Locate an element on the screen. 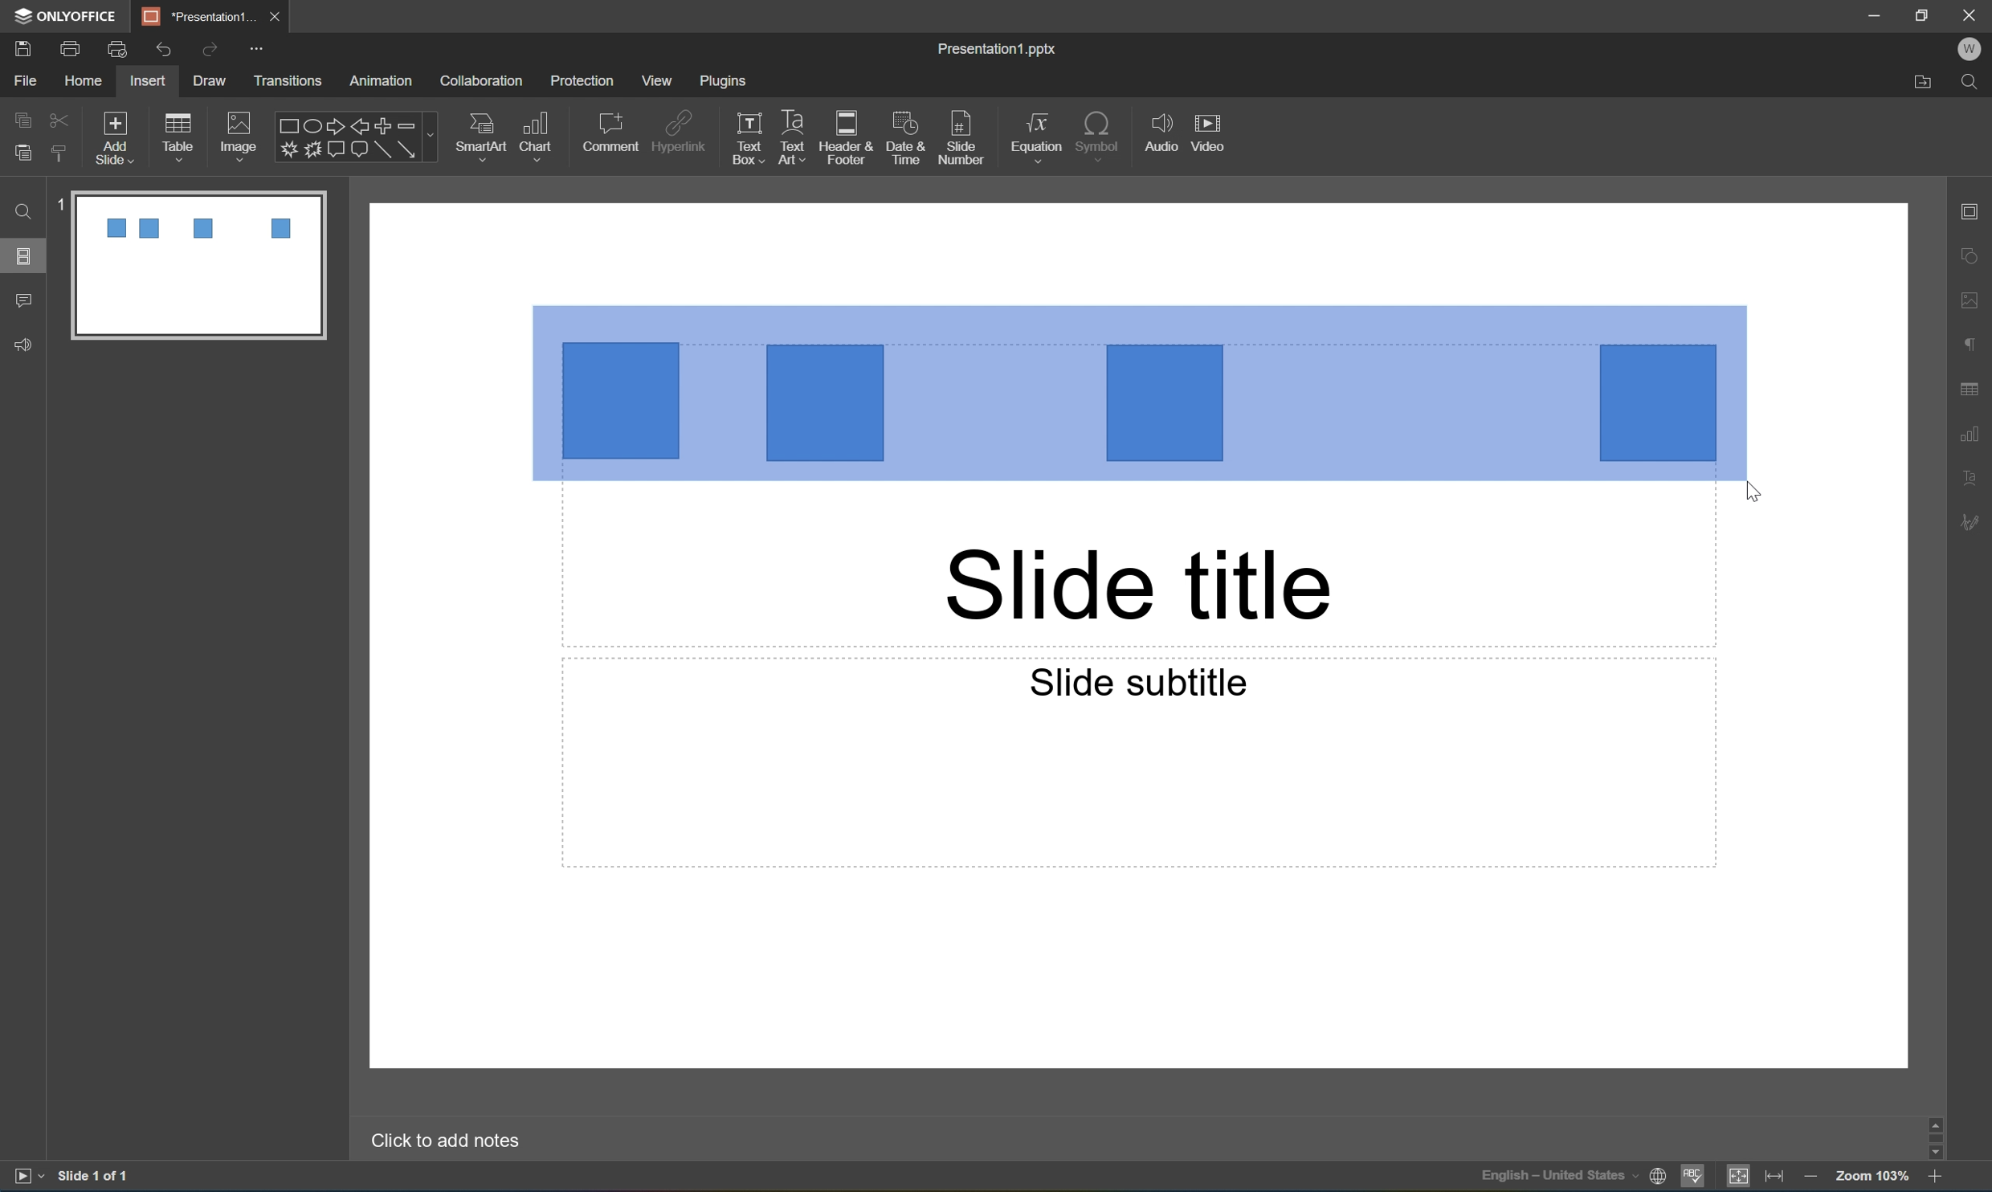 This screenshot has height=1192, width=1992. chart is located at coordinates (541, 133).